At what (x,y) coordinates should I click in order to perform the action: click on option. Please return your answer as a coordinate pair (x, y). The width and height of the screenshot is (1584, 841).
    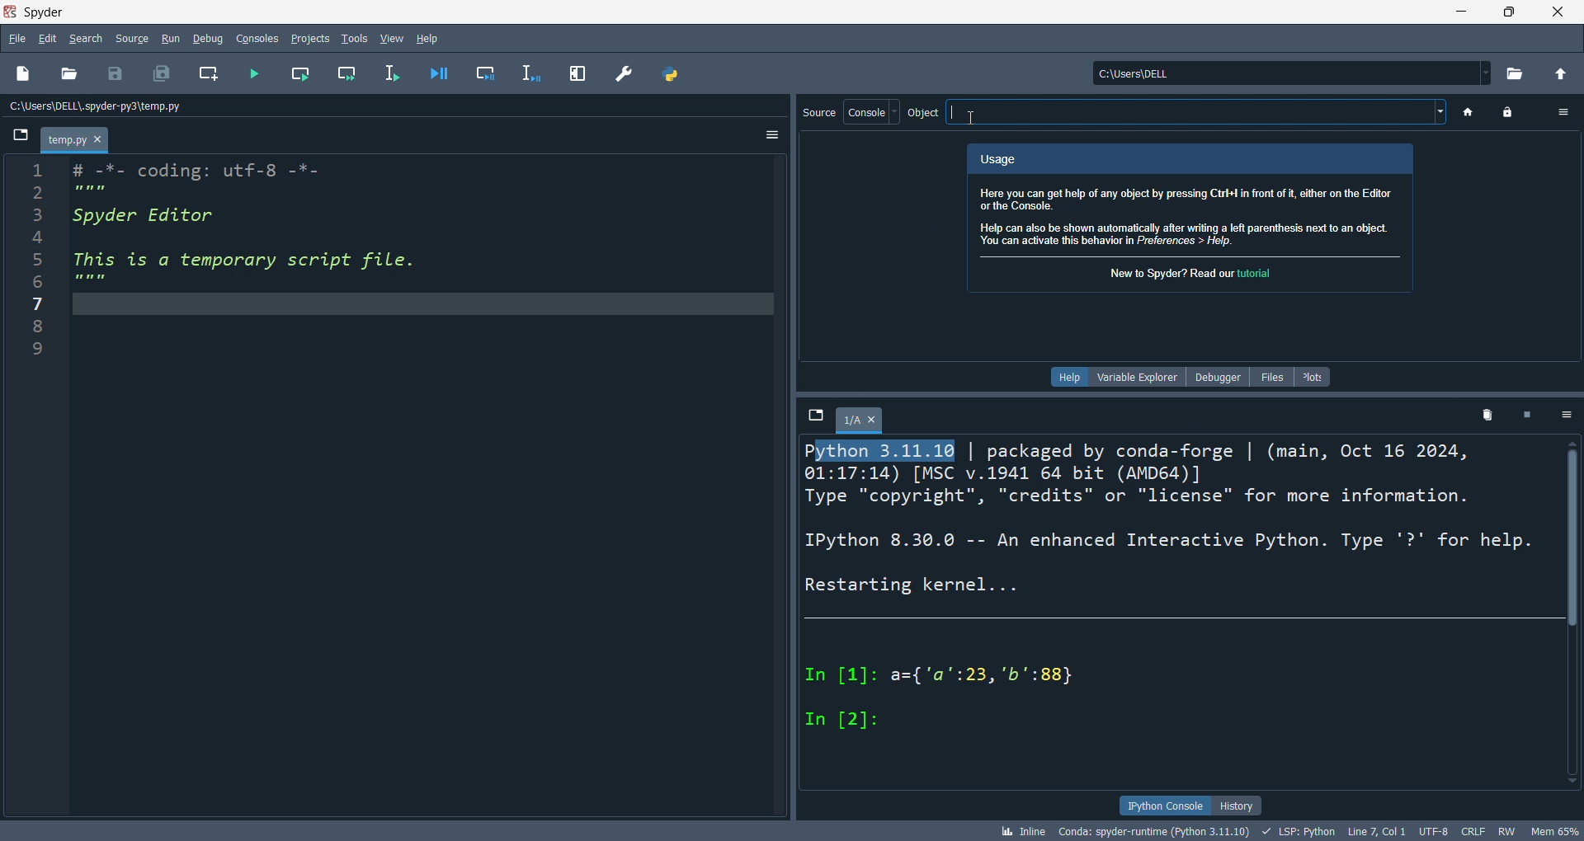
    Looking at the image, I should click on (1555, 112).